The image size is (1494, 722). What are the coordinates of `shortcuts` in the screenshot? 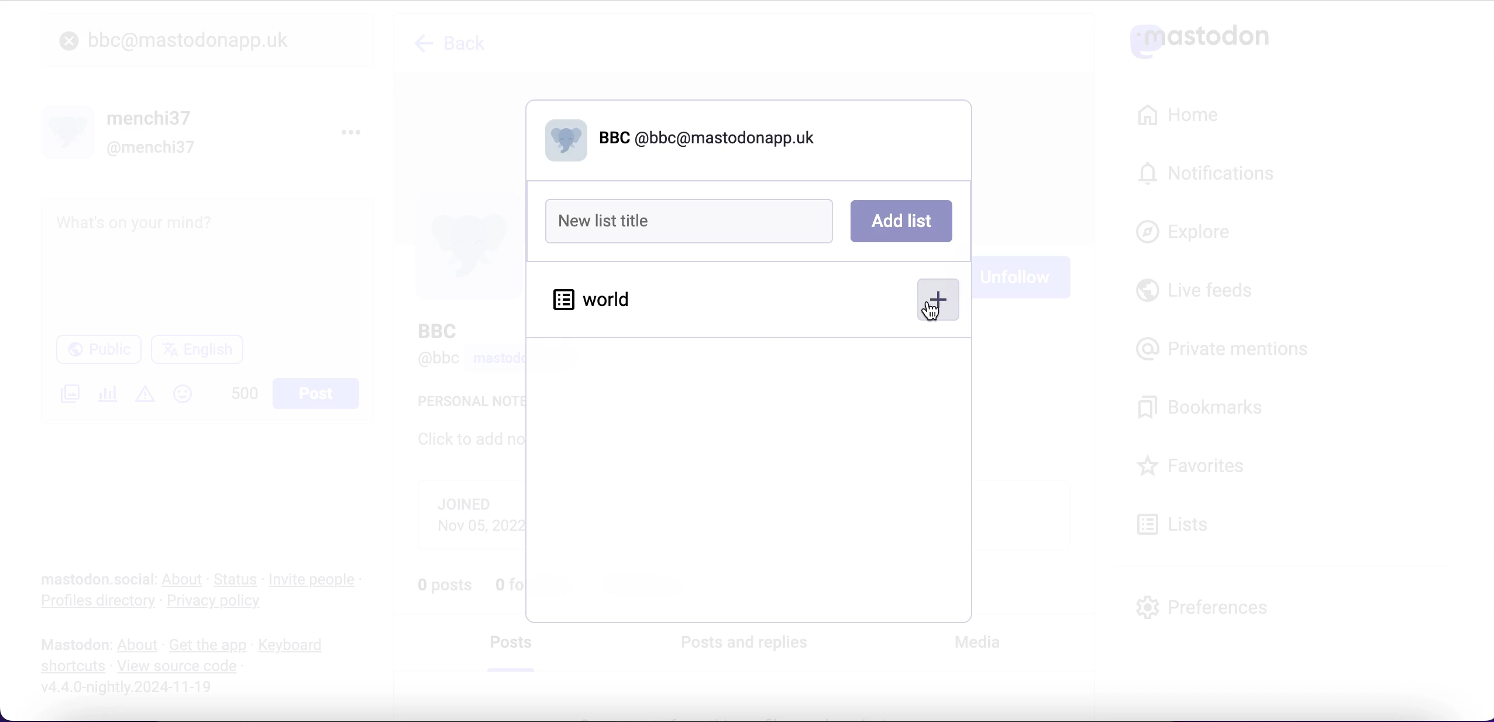 It's located at (69, 667).